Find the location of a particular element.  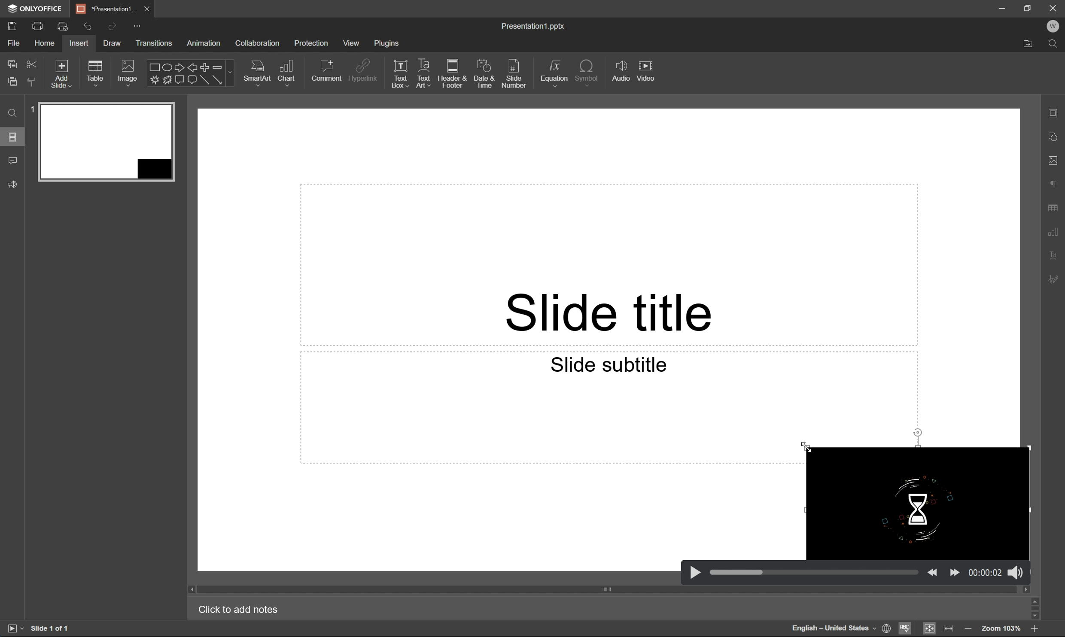

table is located at coordinates (98, 74).